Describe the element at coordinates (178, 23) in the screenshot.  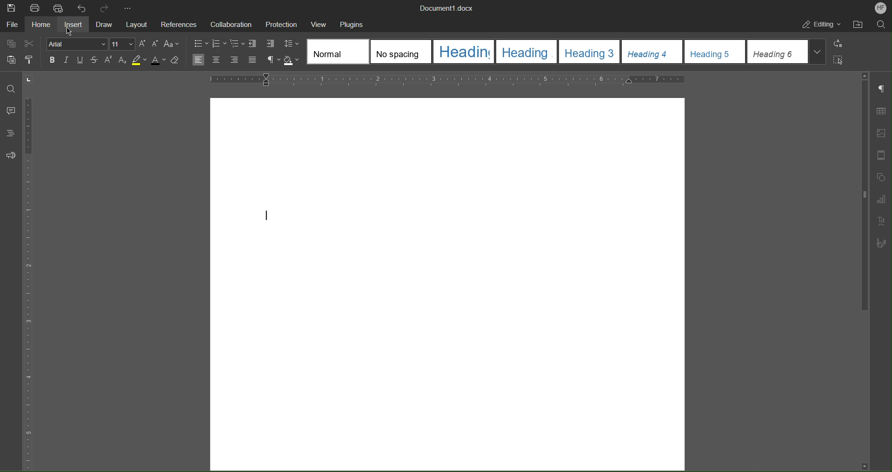
I see `References` at that location.